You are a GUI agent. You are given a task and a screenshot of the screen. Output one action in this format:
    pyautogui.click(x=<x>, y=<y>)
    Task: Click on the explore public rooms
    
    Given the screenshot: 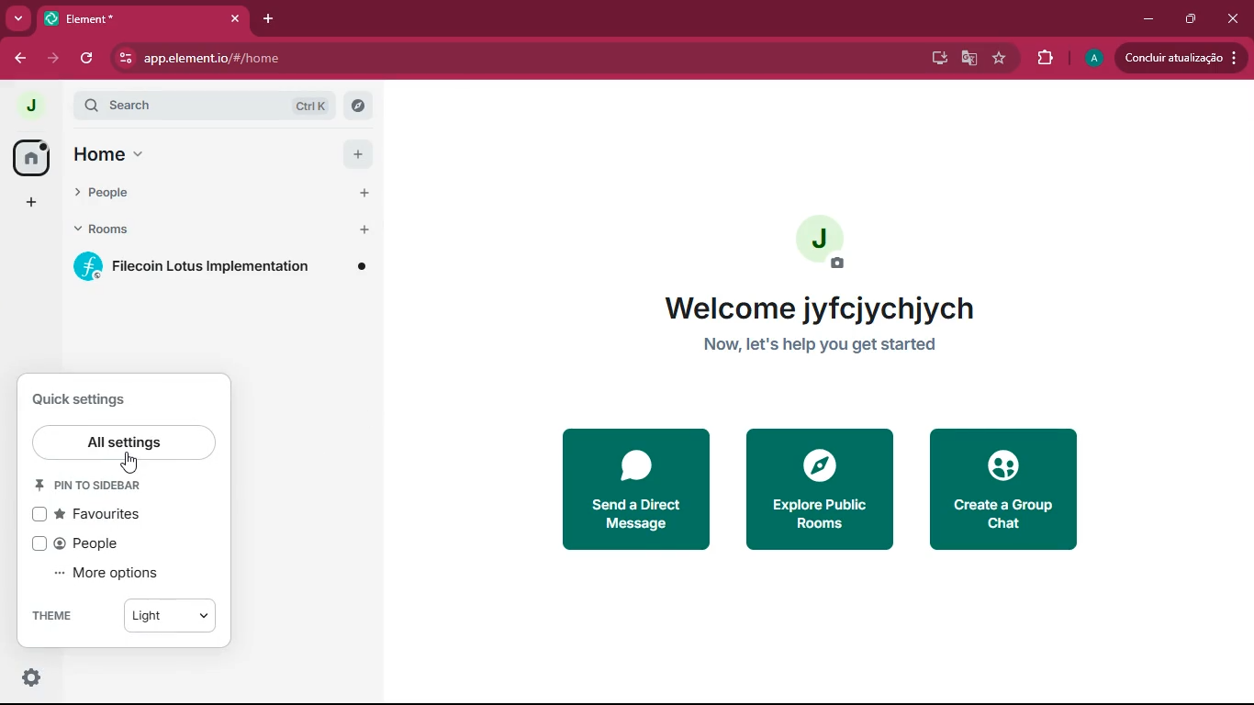 What is the action you would take?
    pyautogui.click(x=821, y=490)
    